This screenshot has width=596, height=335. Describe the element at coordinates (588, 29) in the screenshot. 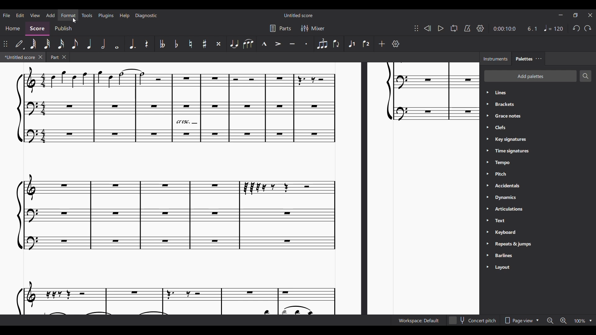

I see `Redo` at that location.